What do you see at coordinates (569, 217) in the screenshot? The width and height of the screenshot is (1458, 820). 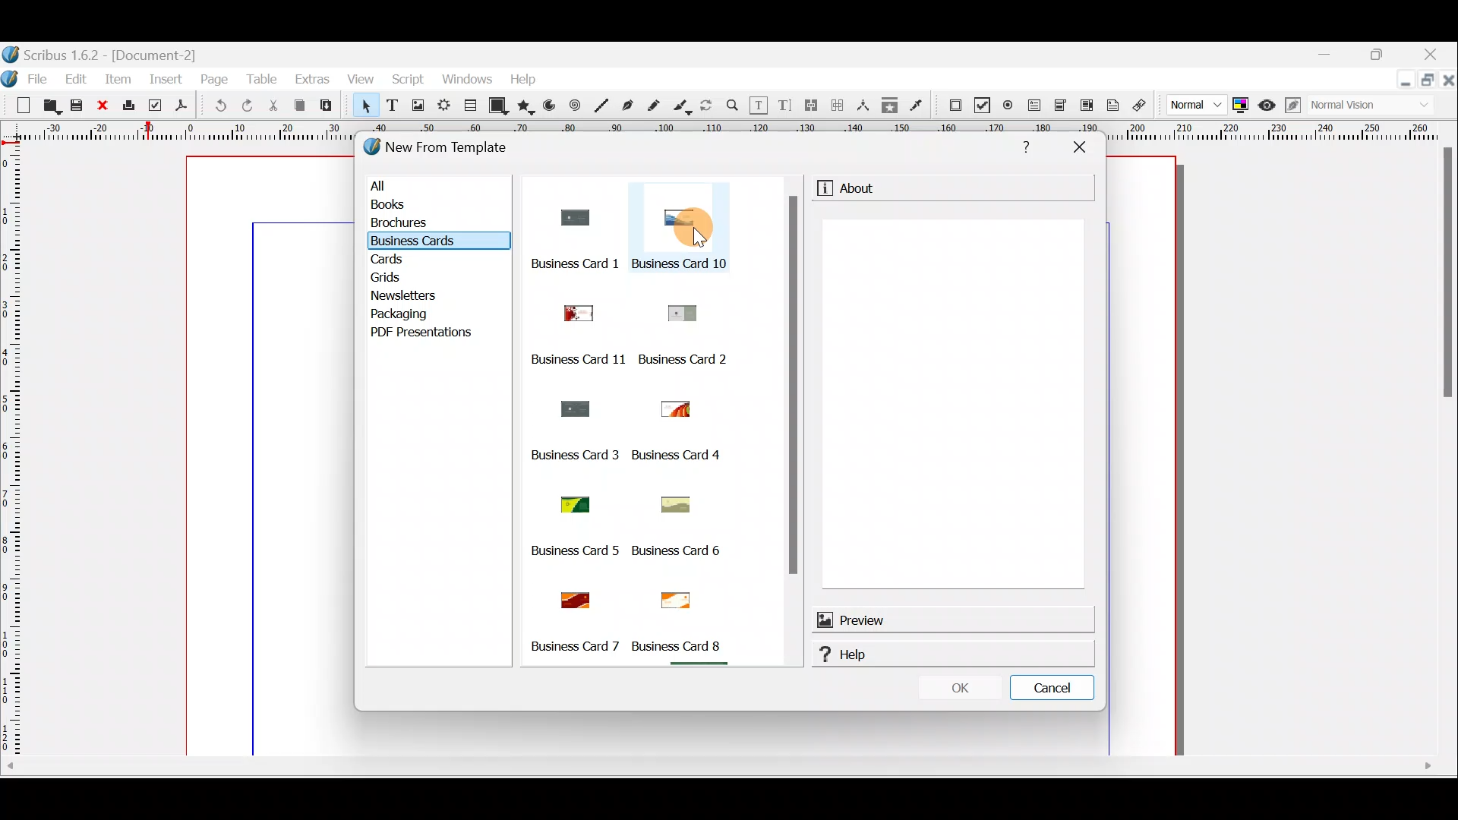 I see `Business card image` at bounding box center [569, 217].